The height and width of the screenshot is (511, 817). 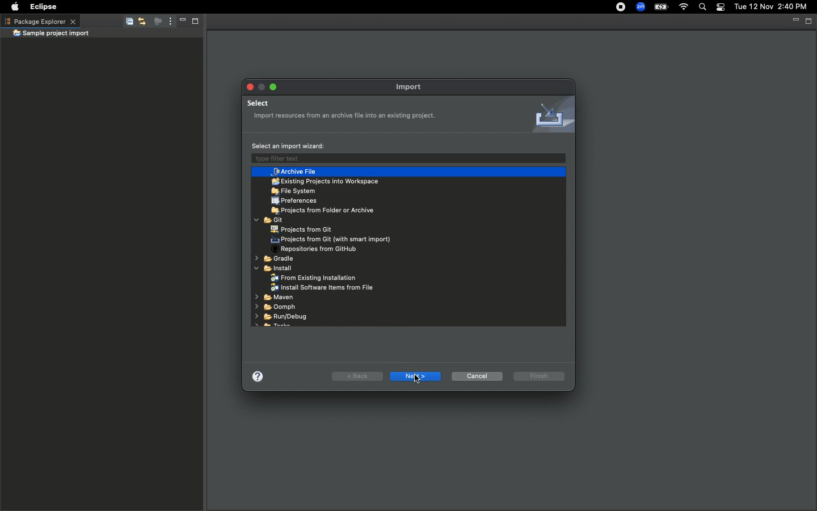 What do you see at coordinates (414, 86) in the screenshot?
I see `Import` at bounding box center [414, 86].